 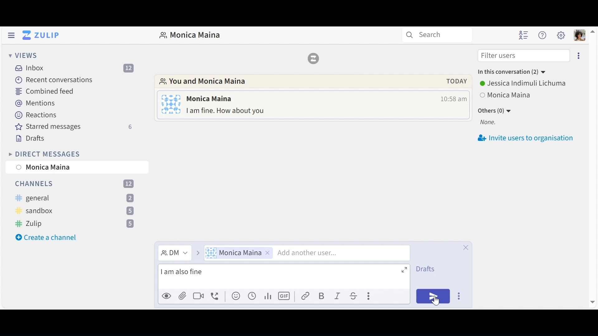 I want to click on Hide Left Sidebar, so click(x=11, y=35).